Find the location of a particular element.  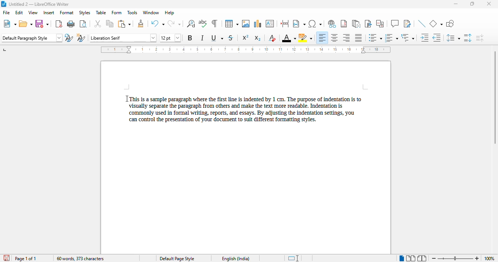

window is located at coordinates (151, 13).